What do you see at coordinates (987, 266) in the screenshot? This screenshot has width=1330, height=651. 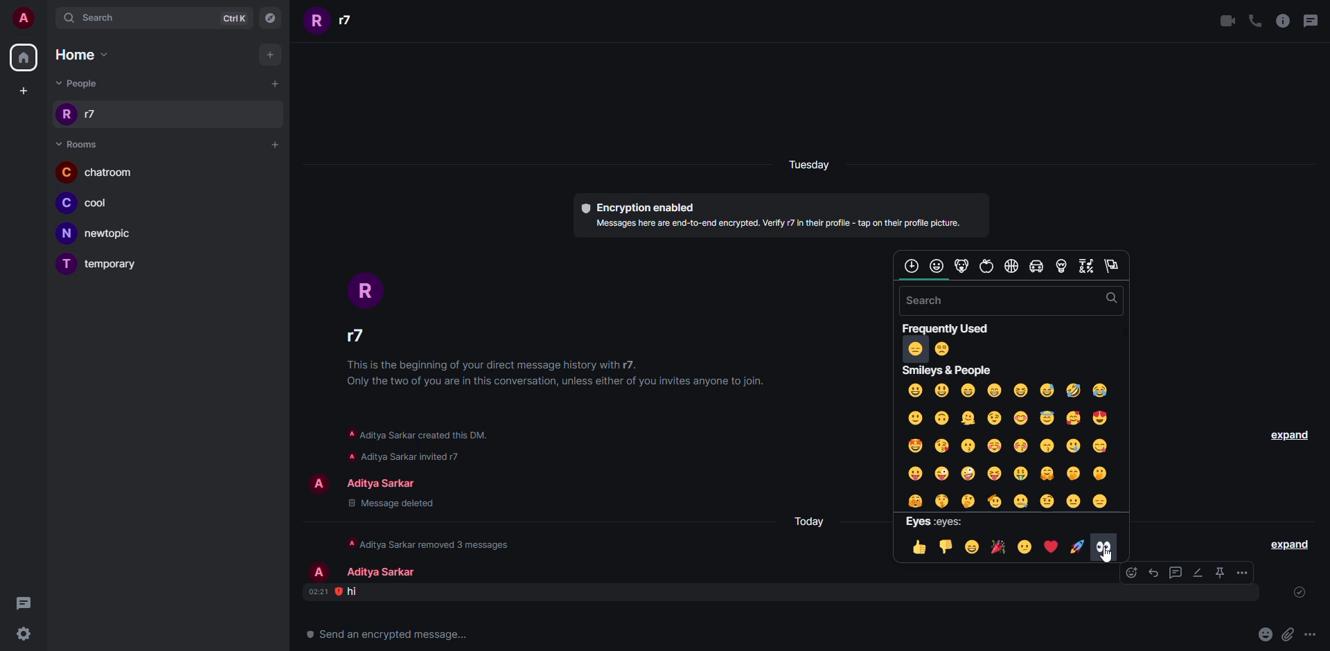 I see `category` at bounding box center [987, 266].